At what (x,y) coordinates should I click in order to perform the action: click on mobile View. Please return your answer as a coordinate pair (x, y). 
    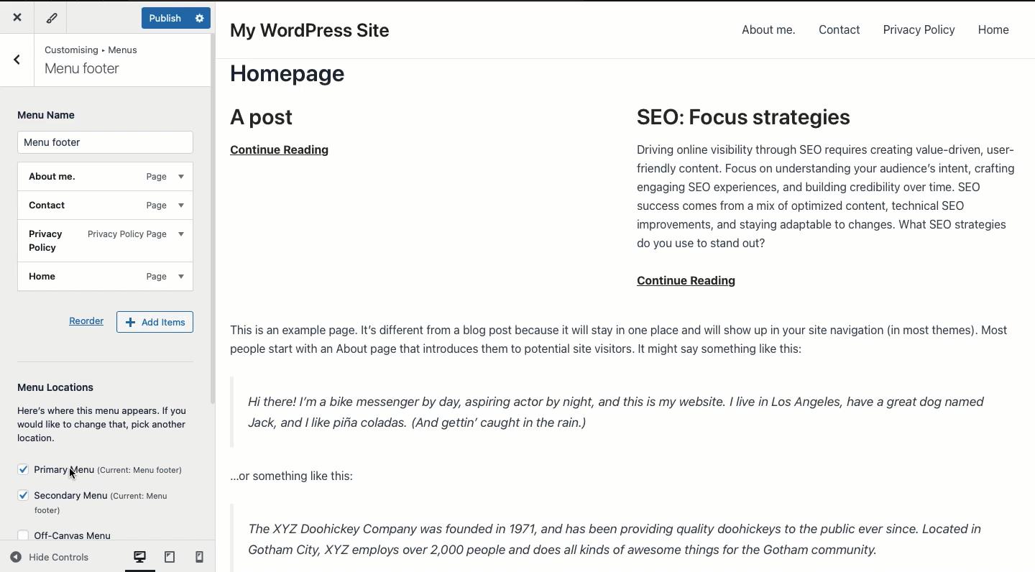
    Looking at the image, I should click on (196, 558).